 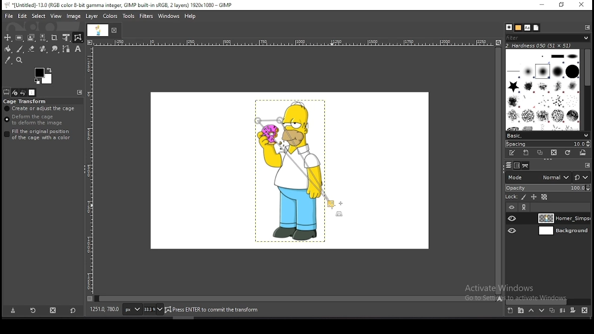 What do you see at coordinates (531, 312) in the screenshot?
I see `move layer one step up` at bounding box center [531, 312].